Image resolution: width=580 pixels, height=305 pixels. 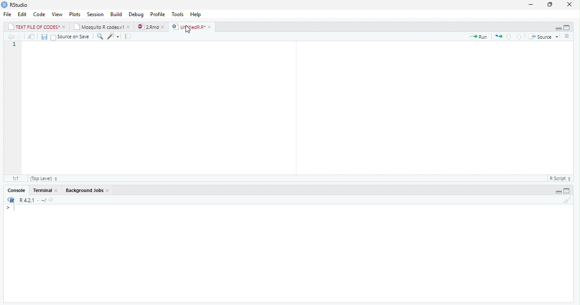 What do you see at coordinates (497, 37) in the screenshot?
I see `re-run the previous code region` at bounding box center [497, 37].